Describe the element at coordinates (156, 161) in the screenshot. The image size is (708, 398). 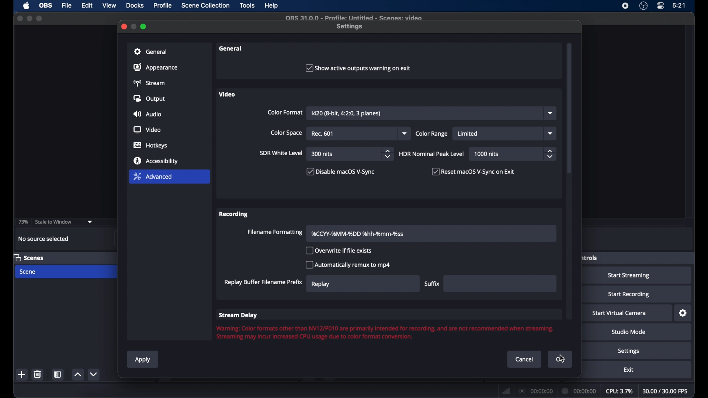
I see `accessibility` at that location.